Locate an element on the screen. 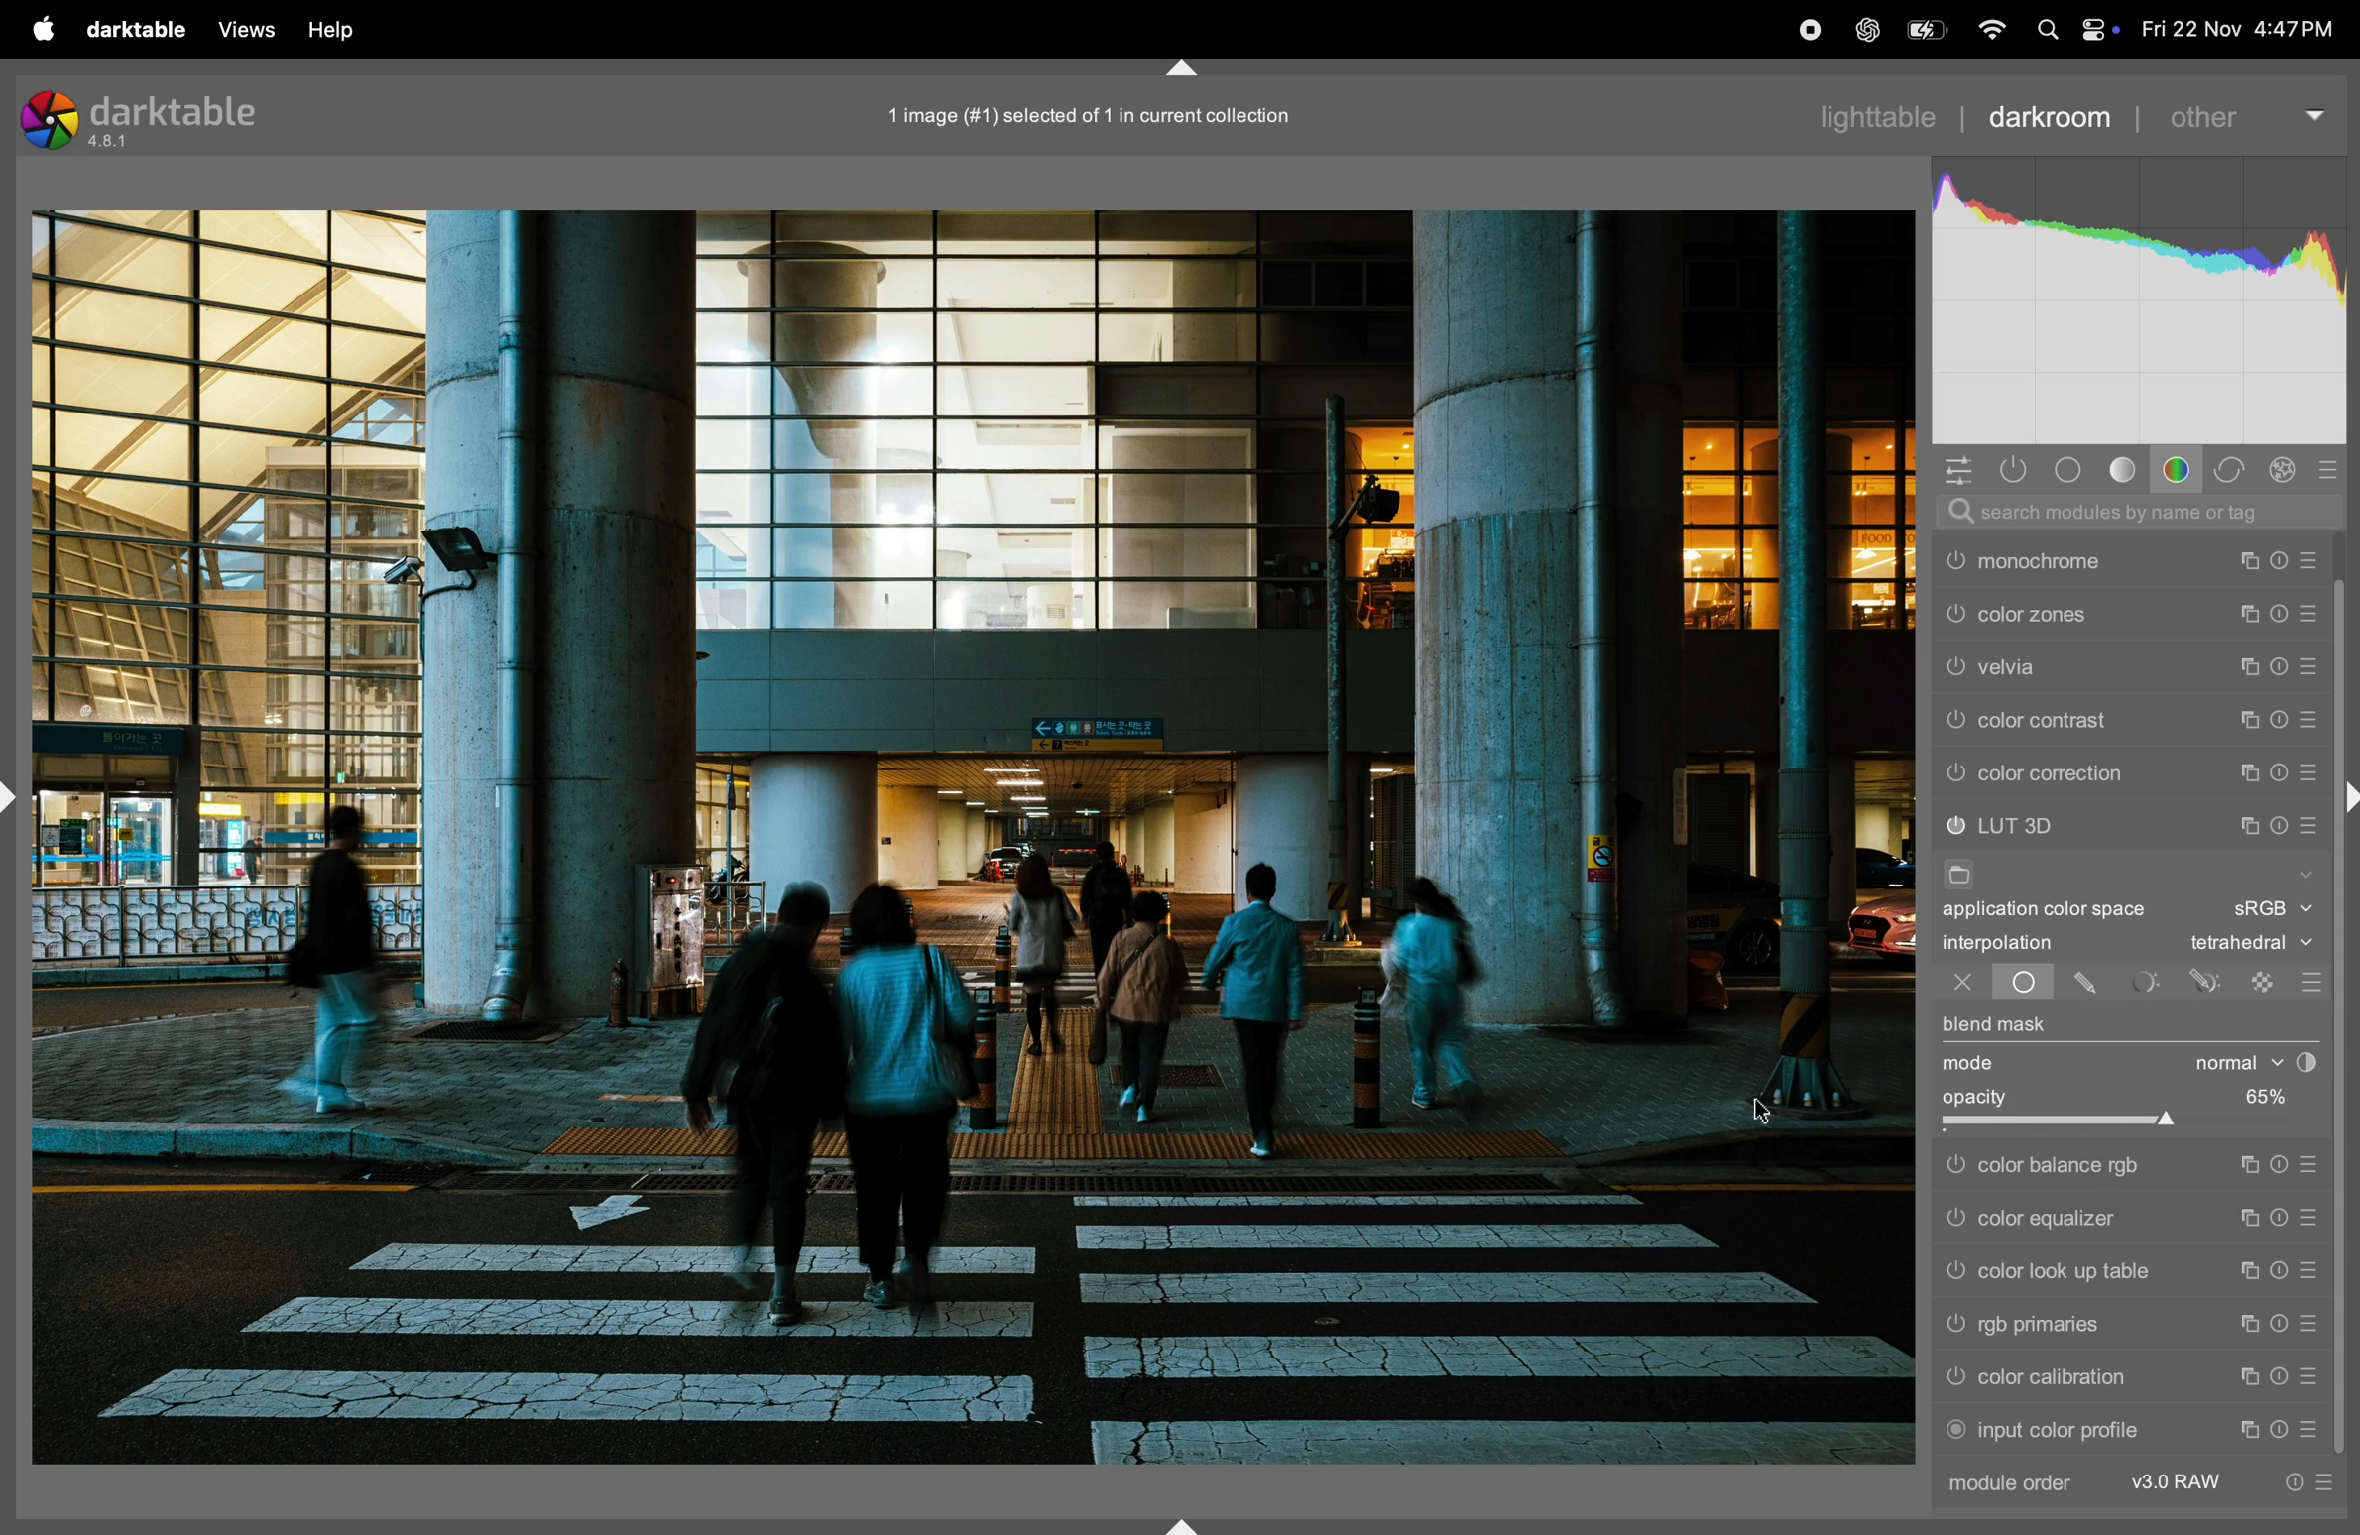  presets is located at coordinates (2316, 819).